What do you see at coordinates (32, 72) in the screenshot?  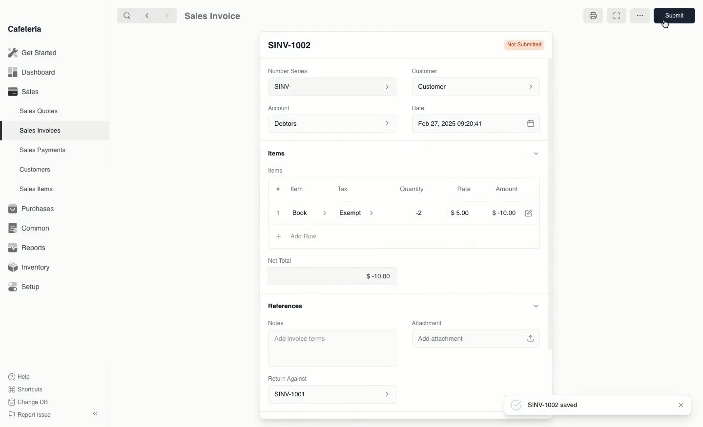 I see `Dashboard` at bounding box center [32, 72].